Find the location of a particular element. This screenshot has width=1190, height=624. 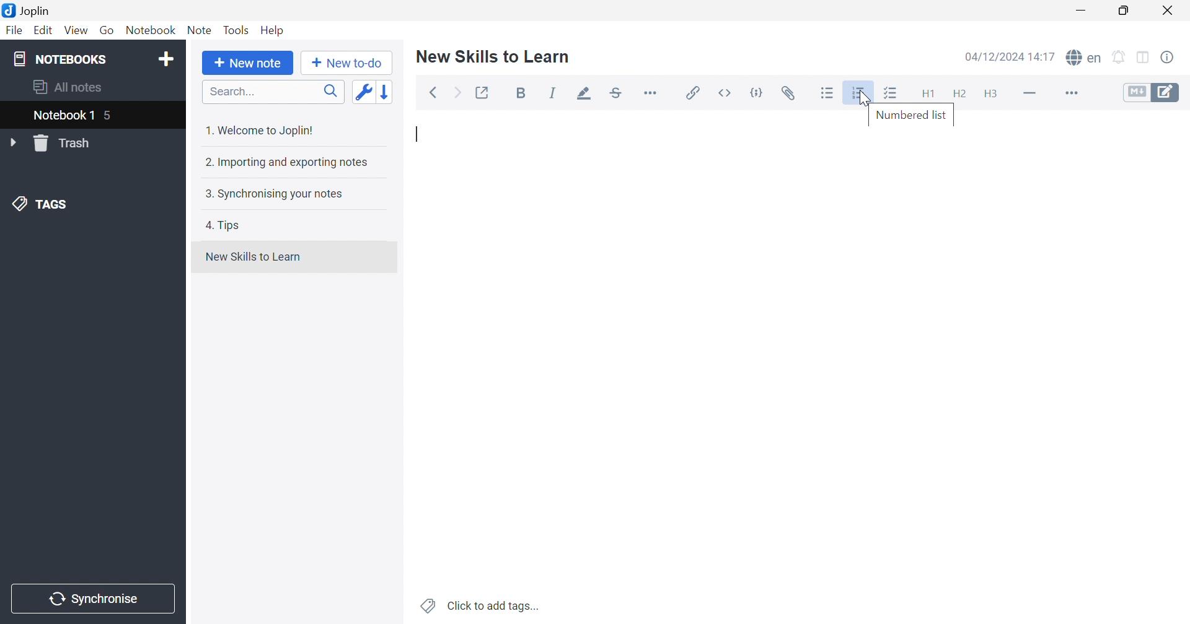

Add notebook is located at coordinates (166, 61).